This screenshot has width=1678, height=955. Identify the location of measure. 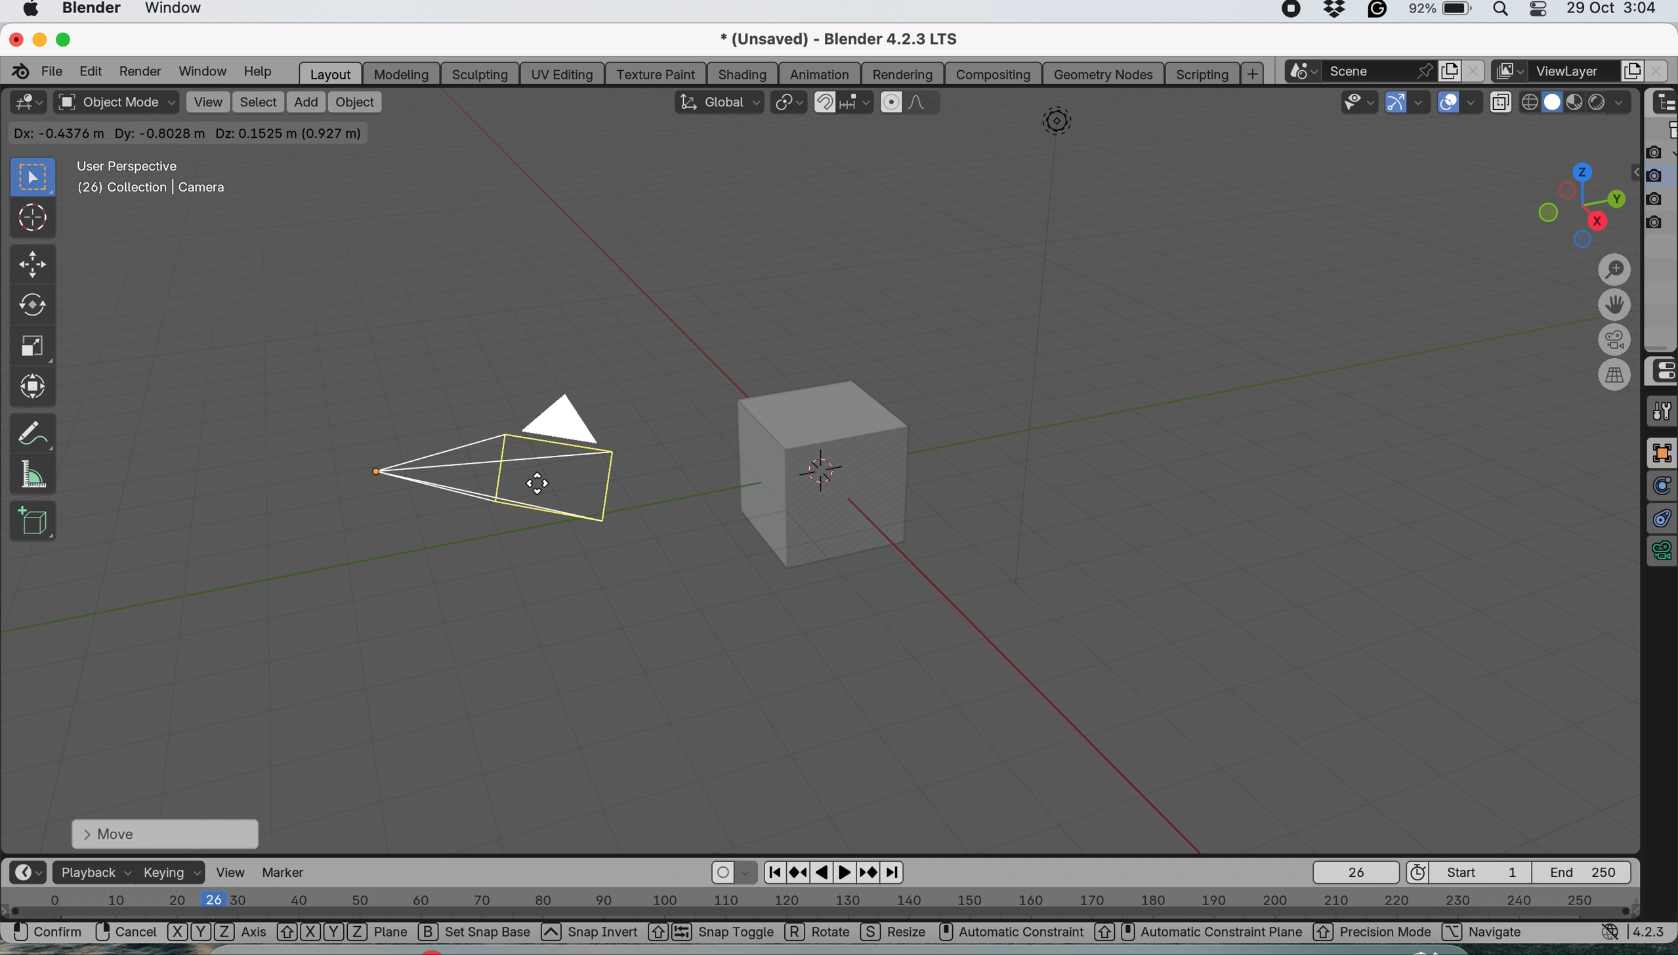
(32, 473).